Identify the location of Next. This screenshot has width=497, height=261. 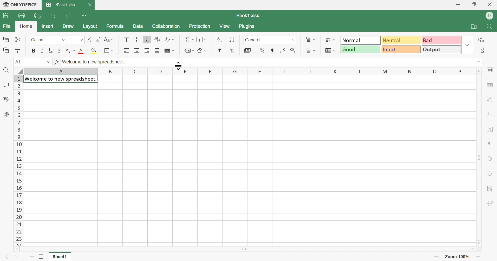
(18, 257).